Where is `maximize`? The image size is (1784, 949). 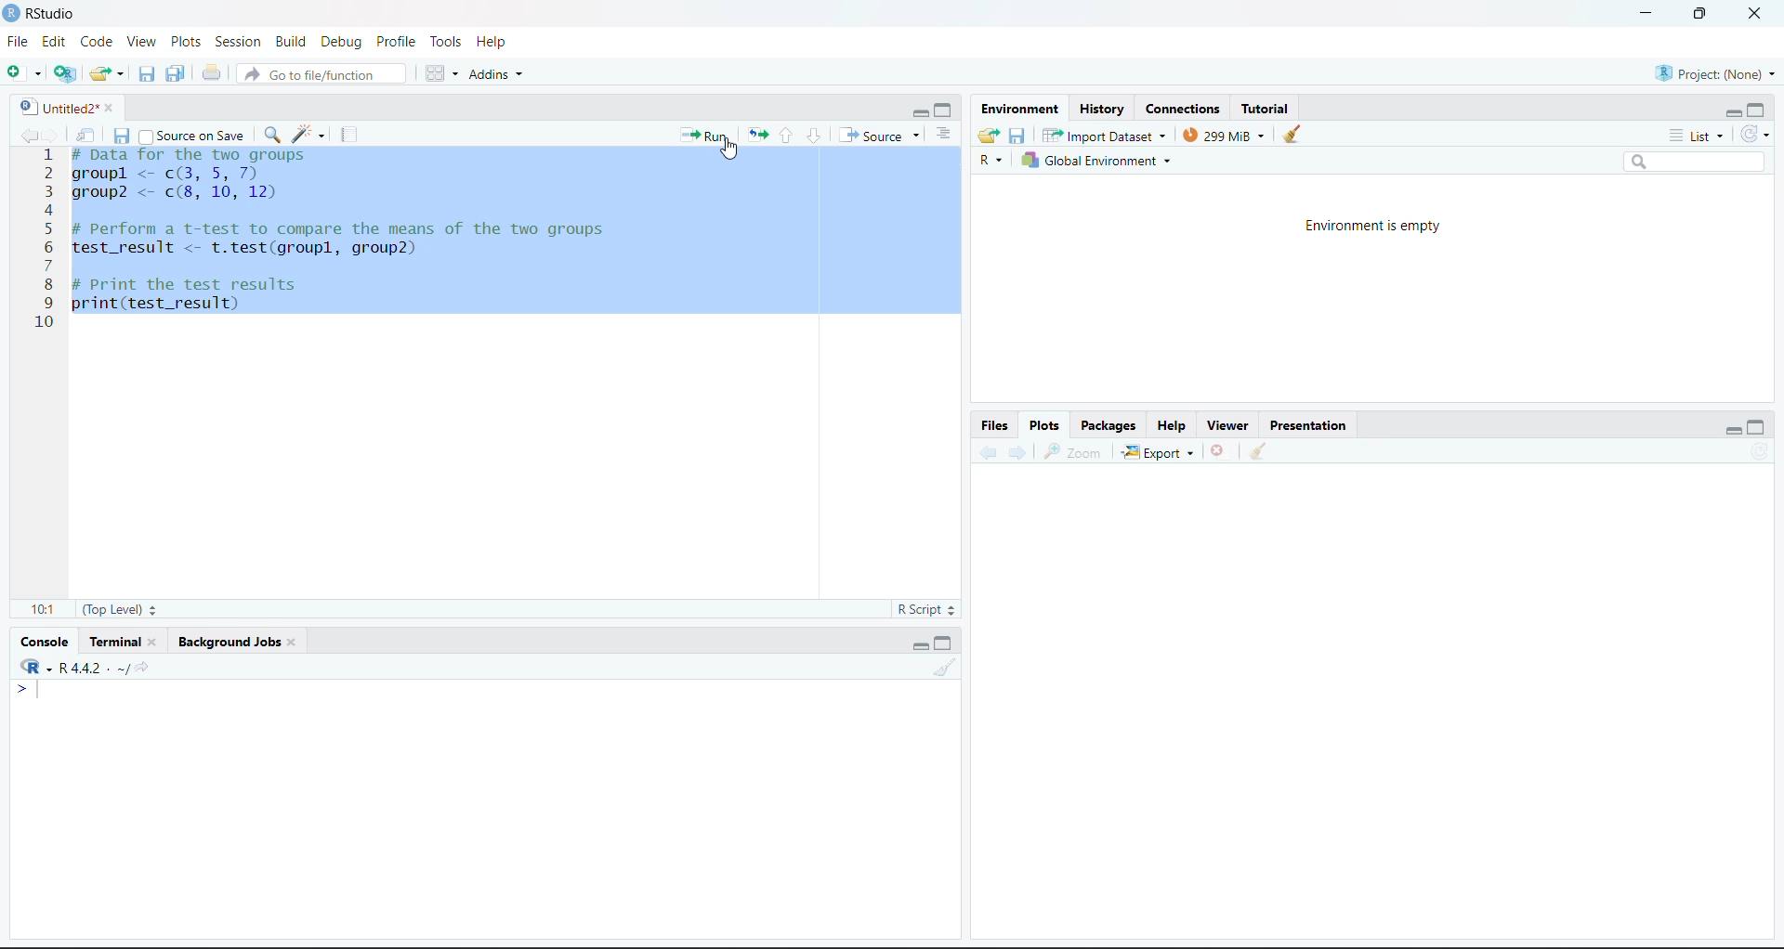 maximize is located at coordinates (943, 110).